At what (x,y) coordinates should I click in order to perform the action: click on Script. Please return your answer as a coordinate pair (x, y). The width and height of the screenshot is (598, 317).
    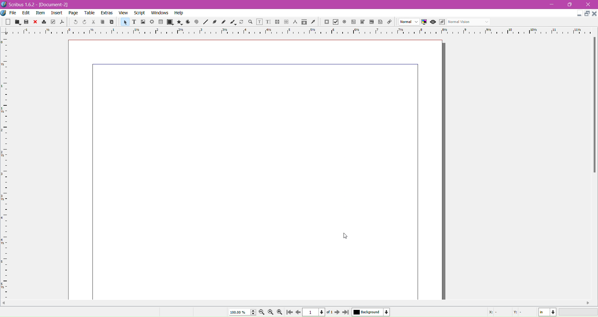
    Looking at the image, I should click on (139, 13).